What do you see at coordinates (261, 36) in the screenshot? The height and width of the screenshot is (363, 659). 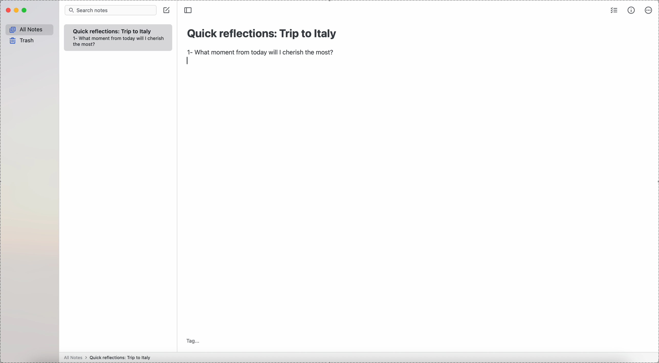 I see `Quick reflections: Trip to Italy` at bounding box center [261, 36].